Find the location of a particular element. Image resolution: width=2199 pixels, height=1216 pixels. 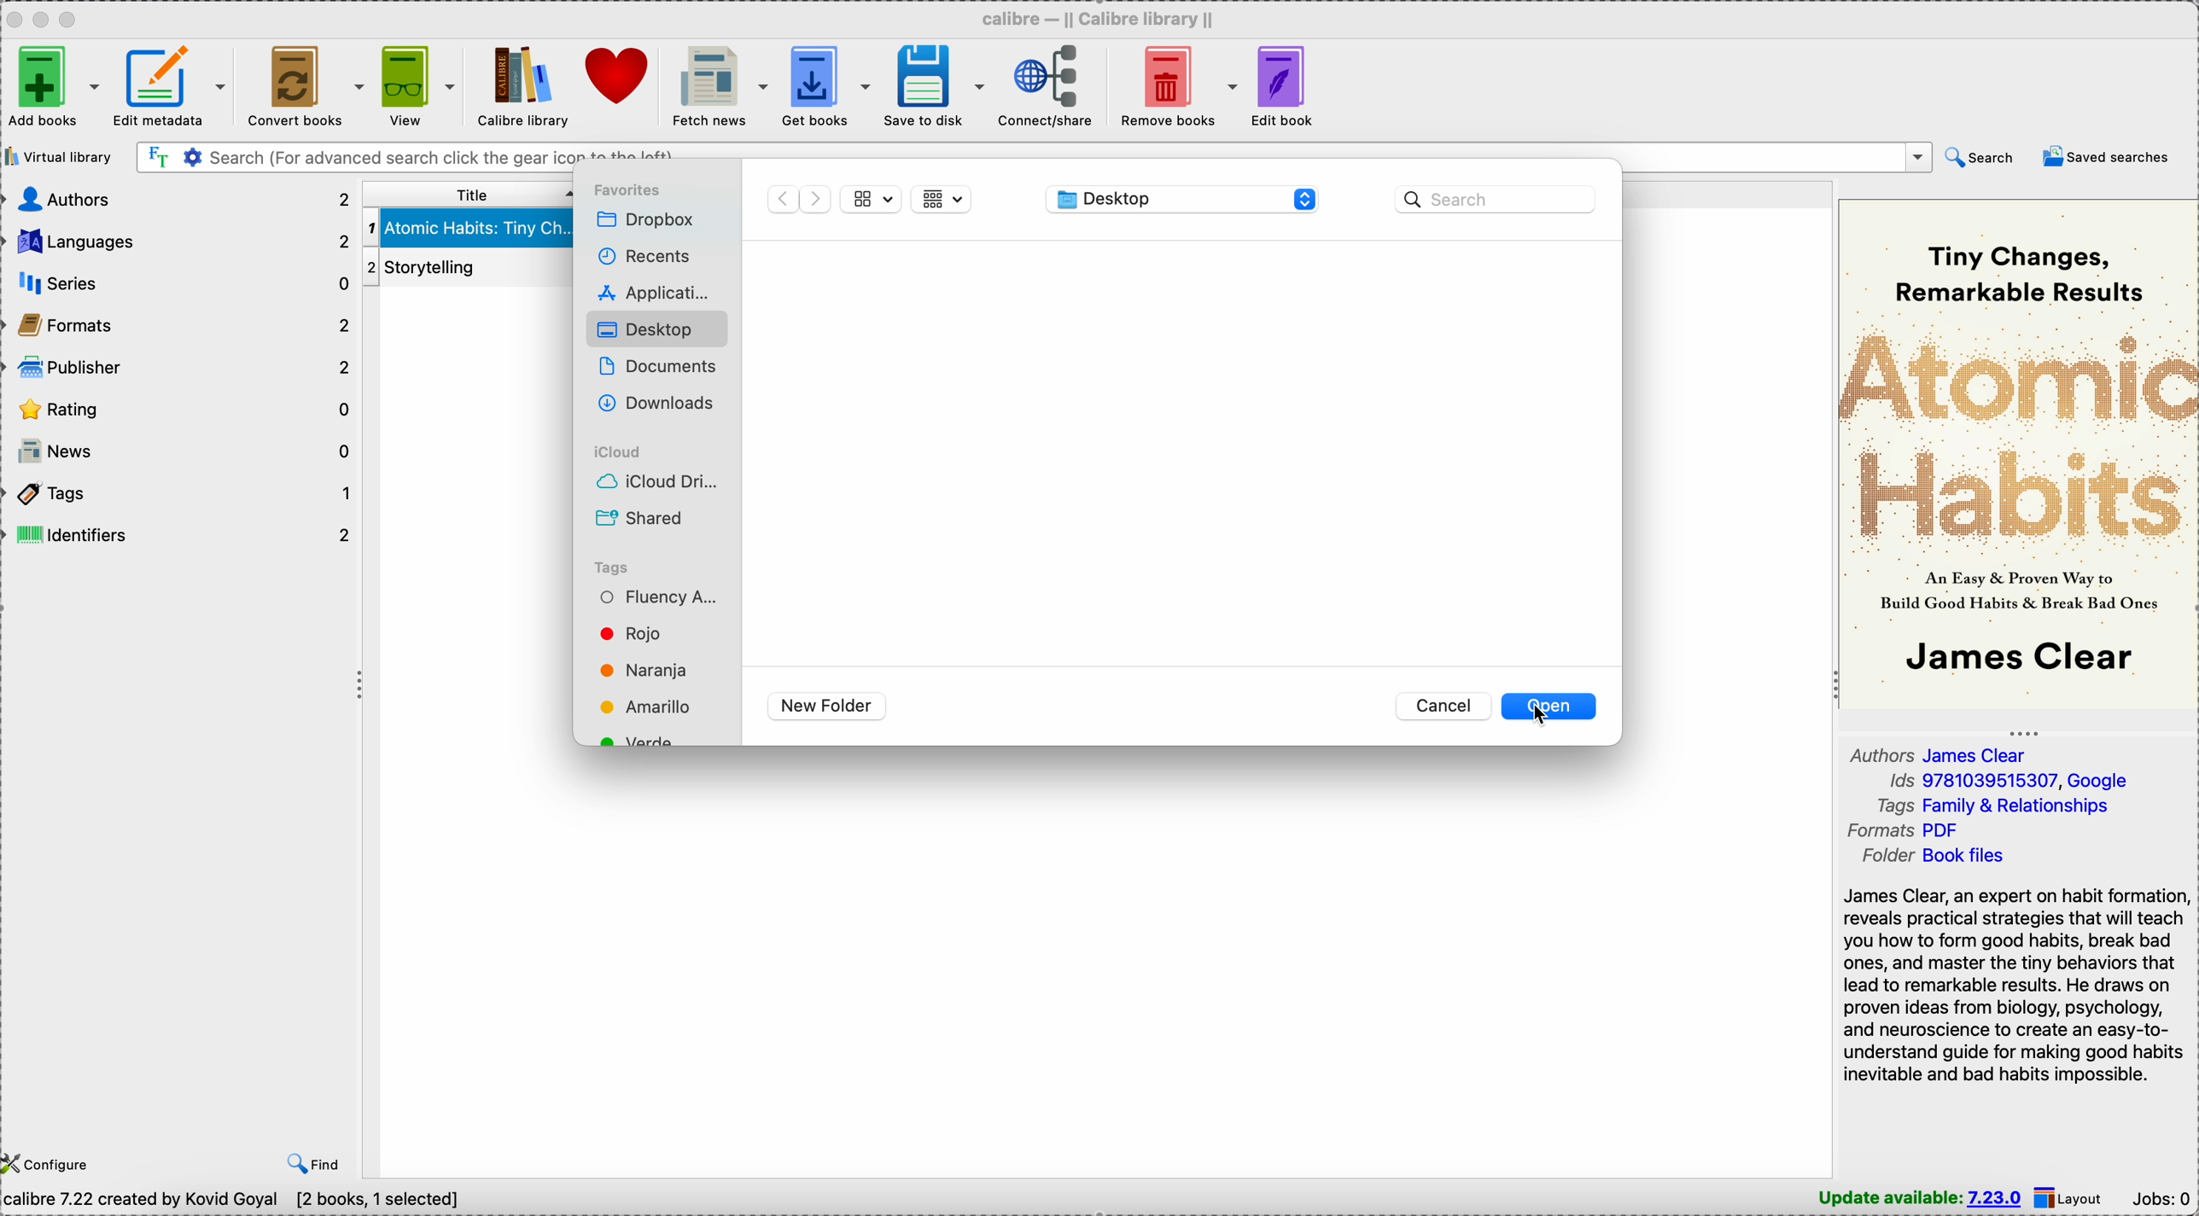

maximize Calibre is located at coordinates (73, 16).